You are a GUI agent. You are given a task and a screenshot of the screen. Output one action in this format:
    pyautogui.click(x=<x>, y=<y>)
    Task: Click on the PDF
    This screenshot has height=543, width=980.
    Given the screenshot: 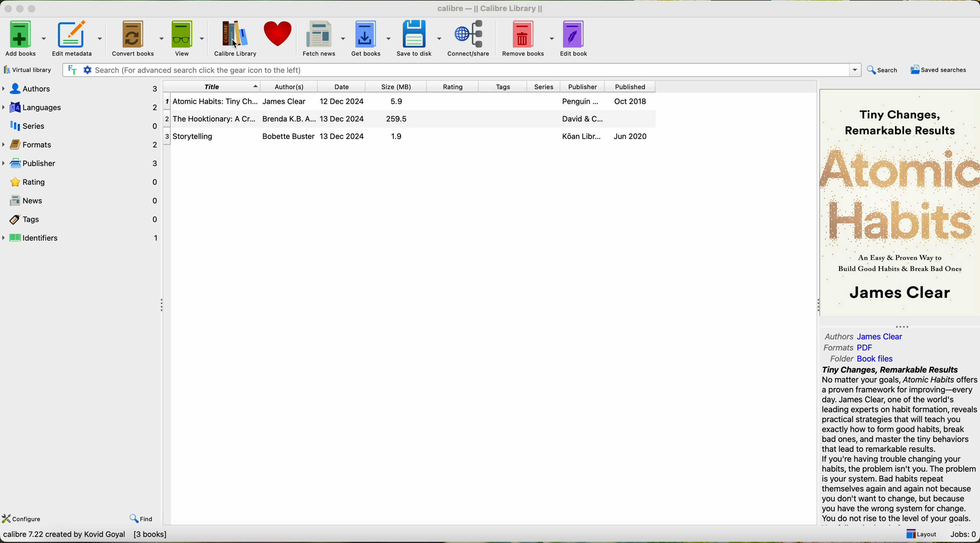 What is the action you would take?
    pyautogui.click(x=870, y=347)
    